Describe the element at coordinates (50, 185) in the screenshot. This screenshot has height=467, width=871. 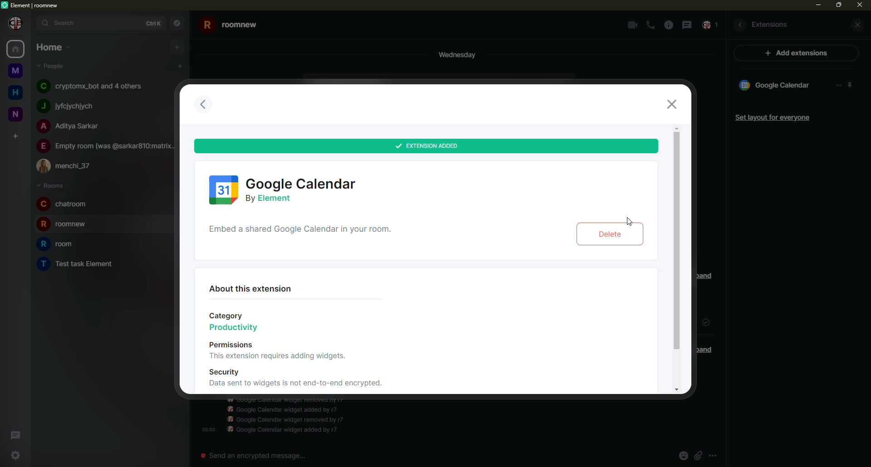
I see `rooms` at that location.